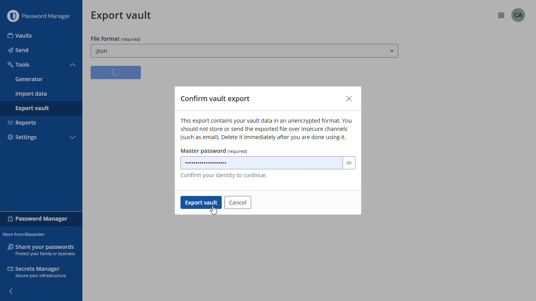 This screenshot has width=536, height=301. What do you see at coordinates (239, 203) in the screenshot?
I see `cancel` at bounding box center [239, 203].